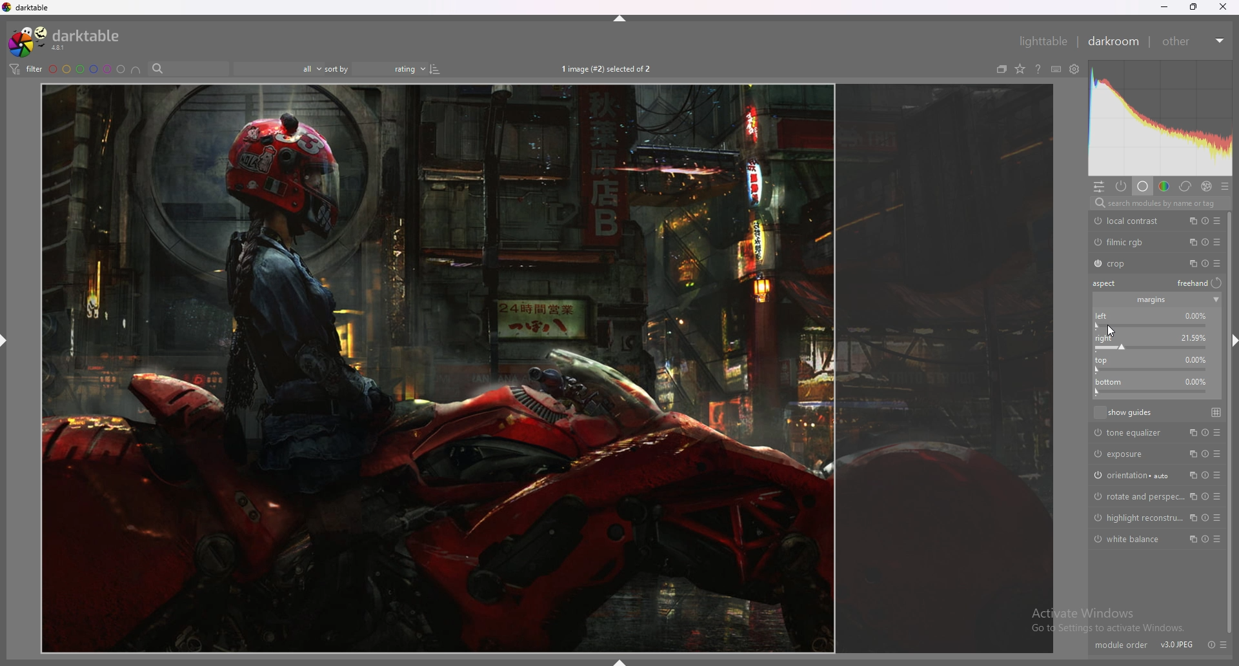  Describe the element at coordinates (1218, 454) in the screenshot. I see `presets` at that location.